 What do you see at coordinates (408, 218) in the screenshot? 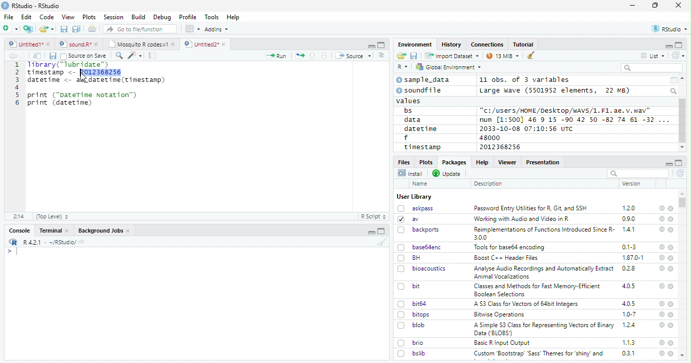
I see `av` at bounding box center [408, 218].